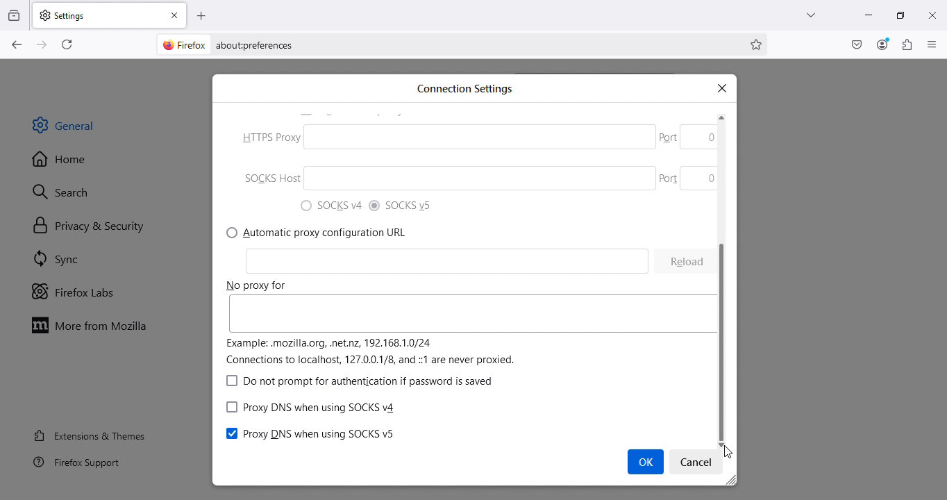 The image size is (947, 500). I want to click on Go back one page, so click(15, 45).